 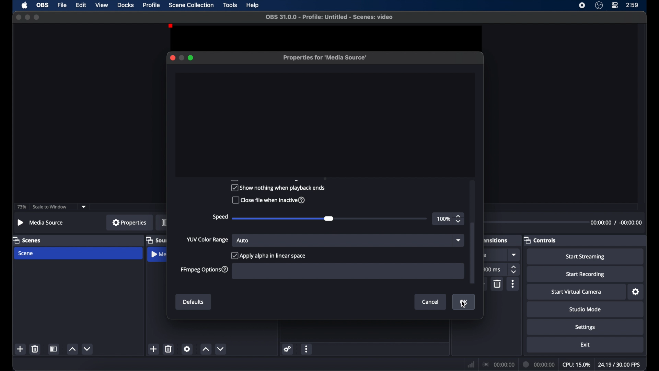 I want to click on file, so click(x=62, y=5).